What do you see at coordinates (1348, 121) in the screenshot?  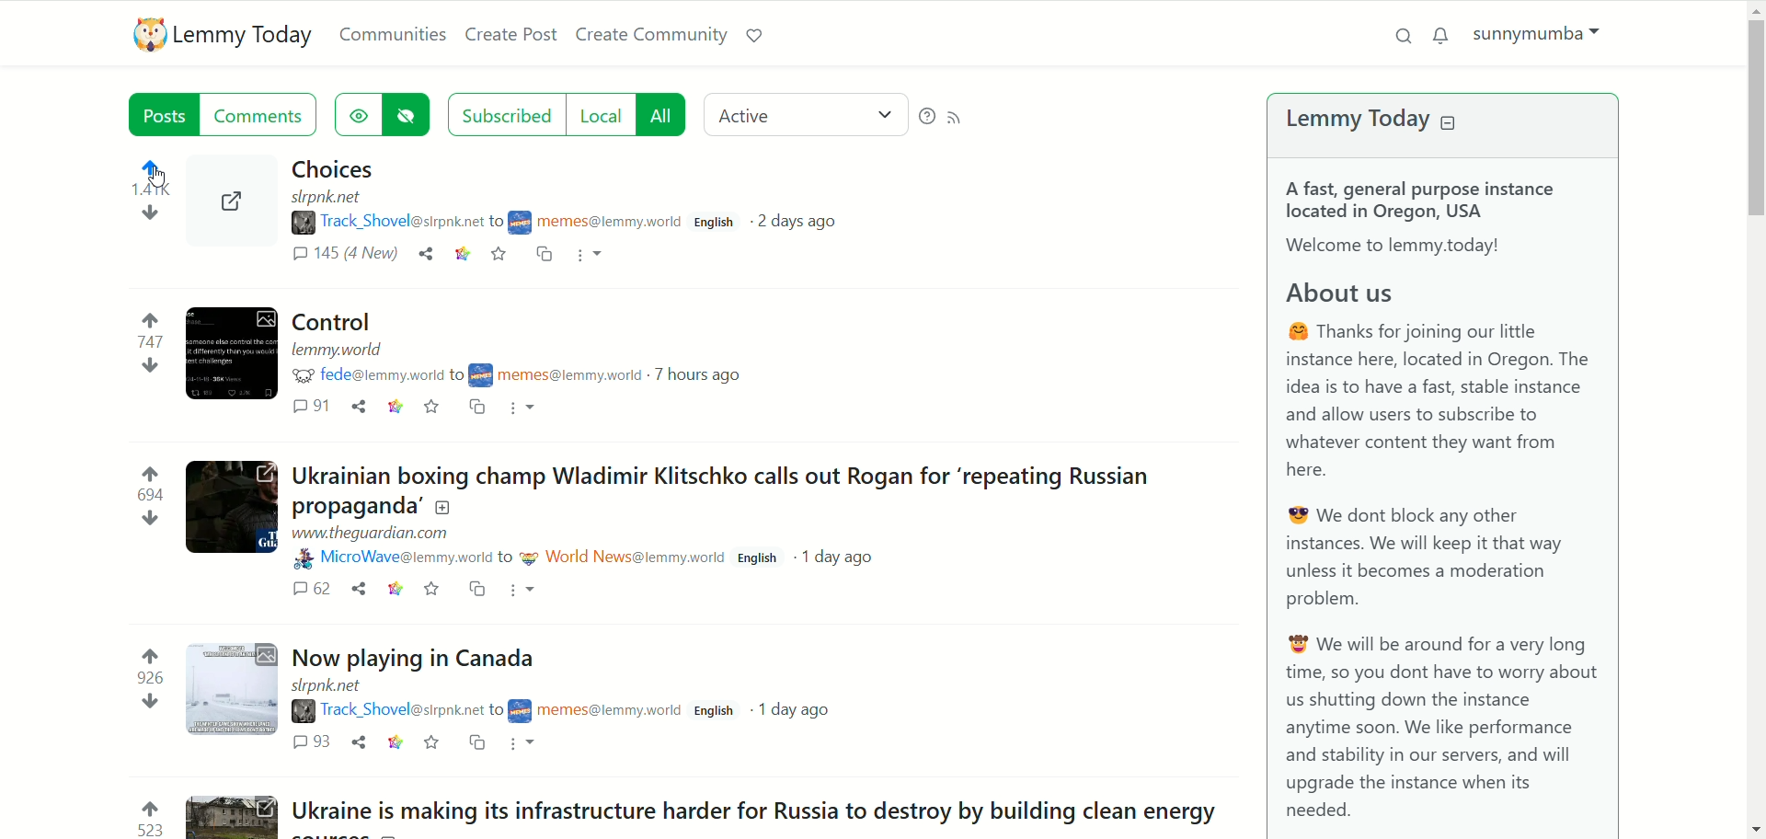 I see `lemmy today` at bounding box center [1348, 121].